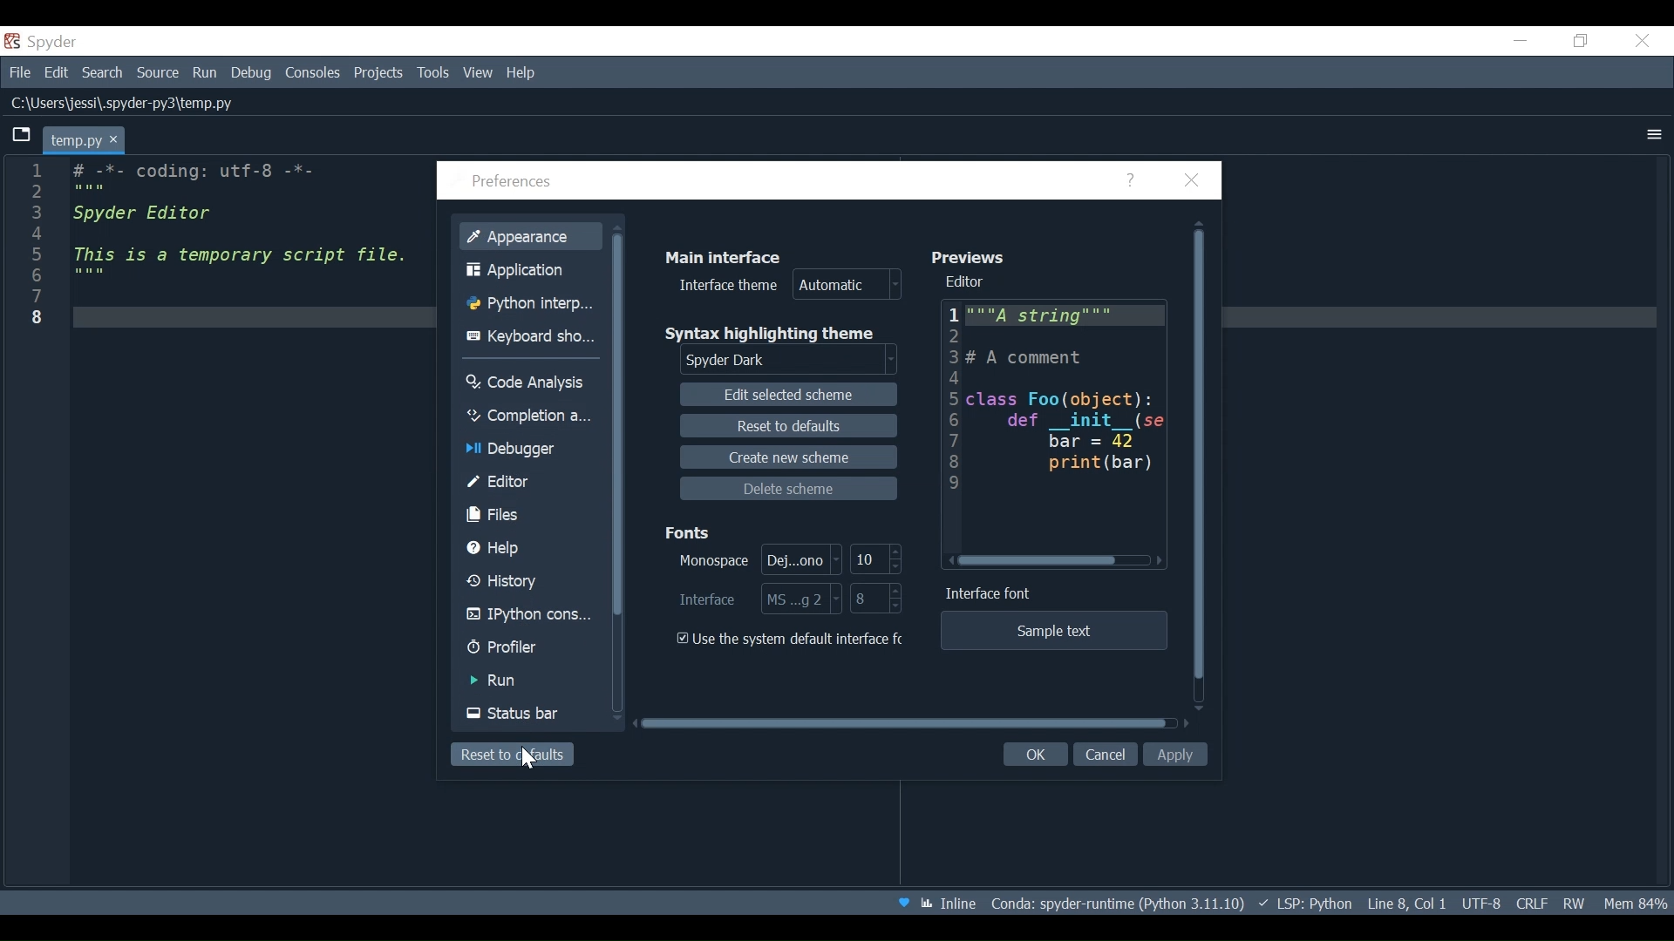 Image resolution: width=1674 pixels, height=941 pixels. I want to click on Debug, so click(254, 74).